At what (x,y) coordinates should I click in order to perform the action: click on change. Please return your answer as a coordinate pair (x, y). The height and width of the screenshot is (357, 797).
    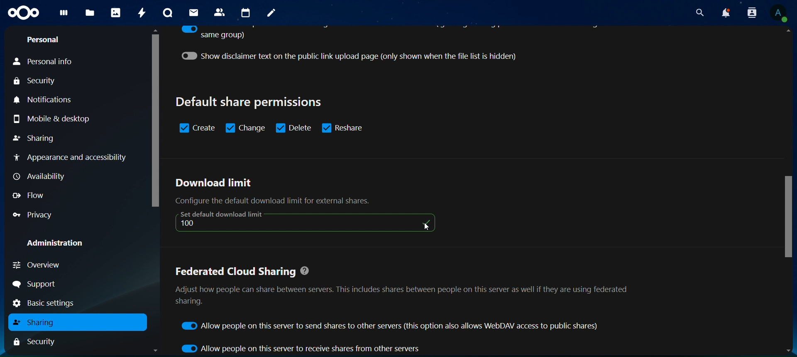
    Looking at the image, I should click on (246, 127).